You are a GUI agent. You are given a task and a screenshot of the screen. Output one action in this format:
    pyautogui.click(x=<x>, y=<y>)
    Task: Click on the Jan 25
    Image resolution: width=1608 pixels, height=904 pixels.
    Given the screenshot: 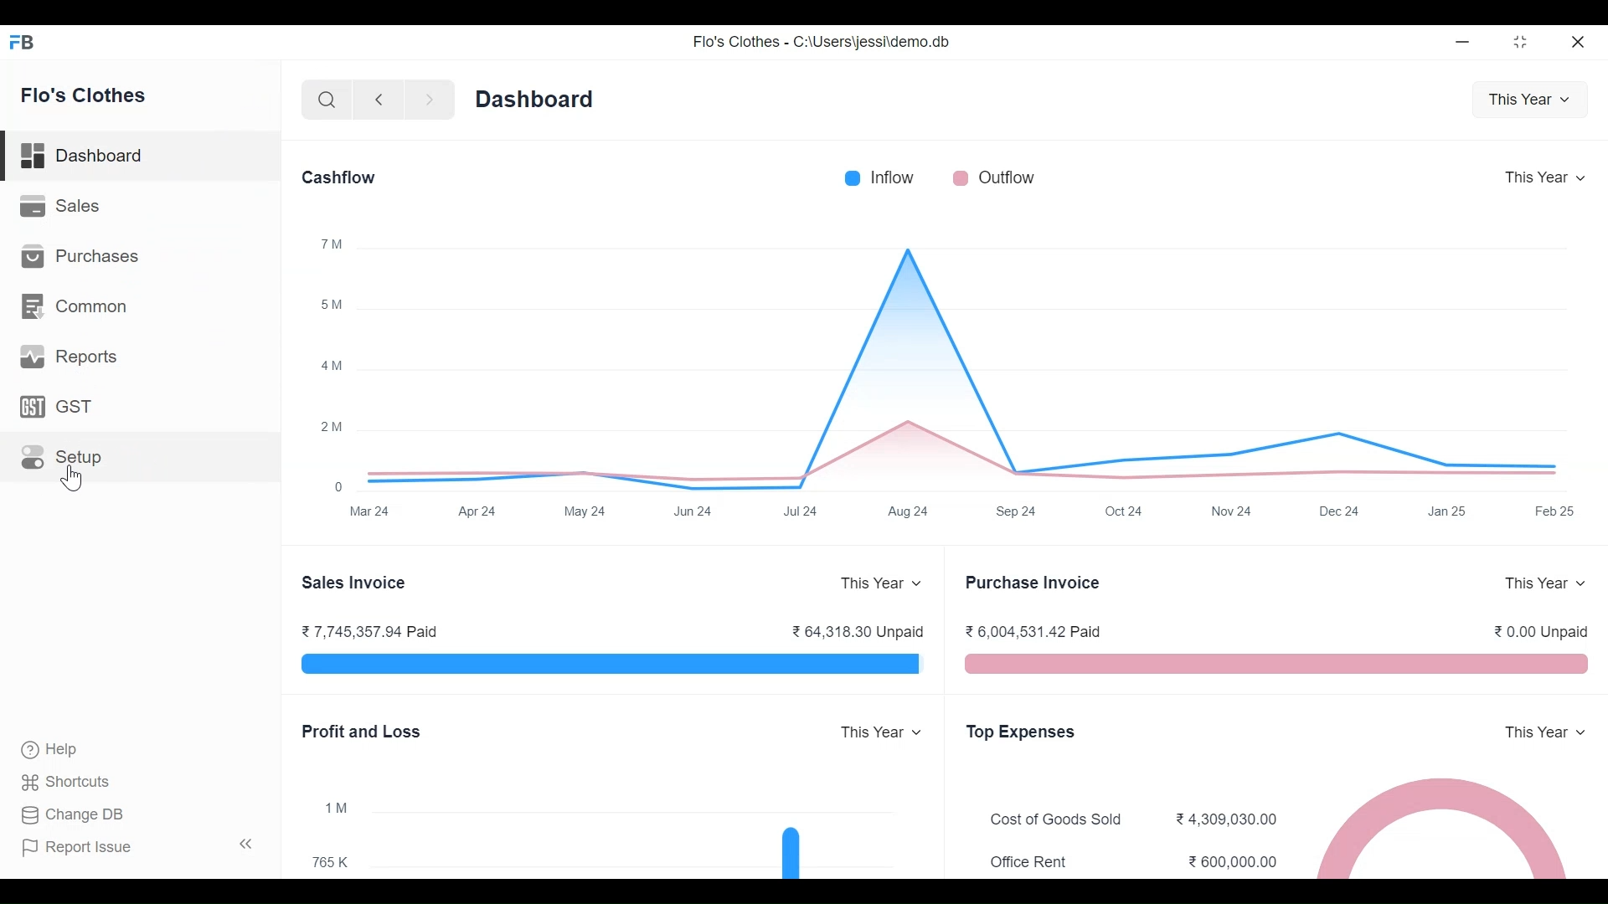 What is the action you would take?
    pyautogui.click(x=1448, y=511)
    